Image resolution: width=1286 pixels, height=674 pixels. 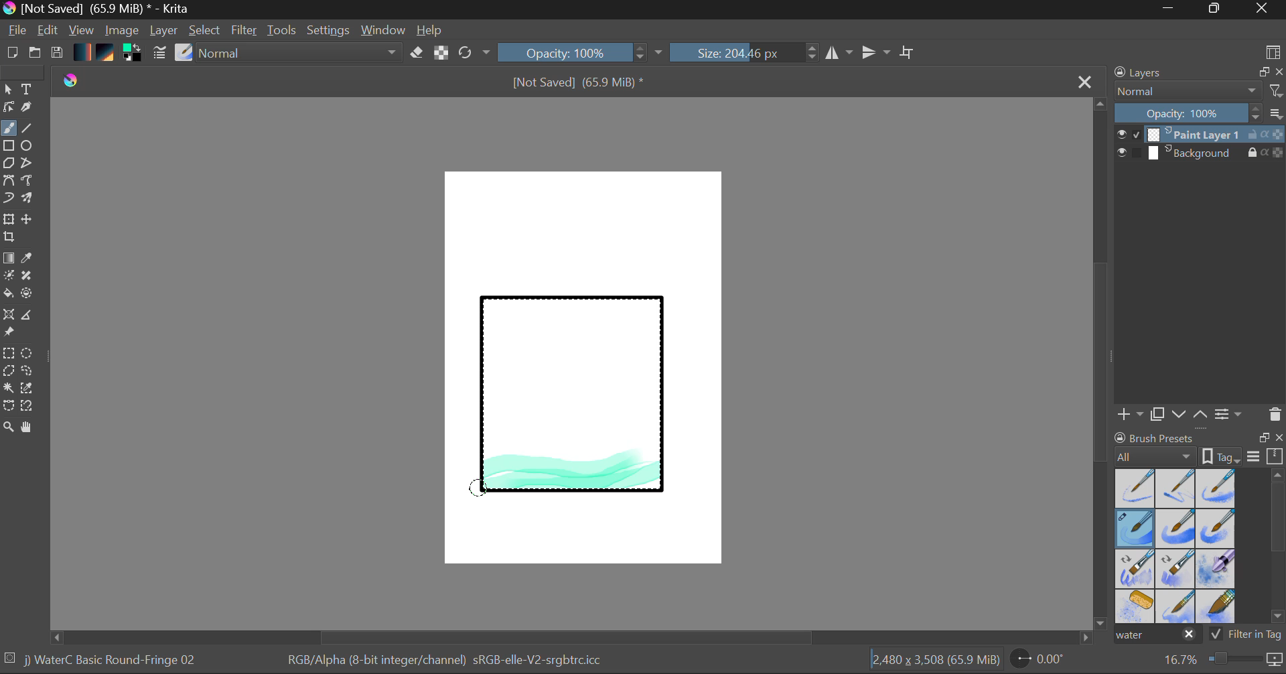 What do you see at coordinates (8, 316) in the screenshot?
I see `Smart Assistant` at bounding box center [8, 316].